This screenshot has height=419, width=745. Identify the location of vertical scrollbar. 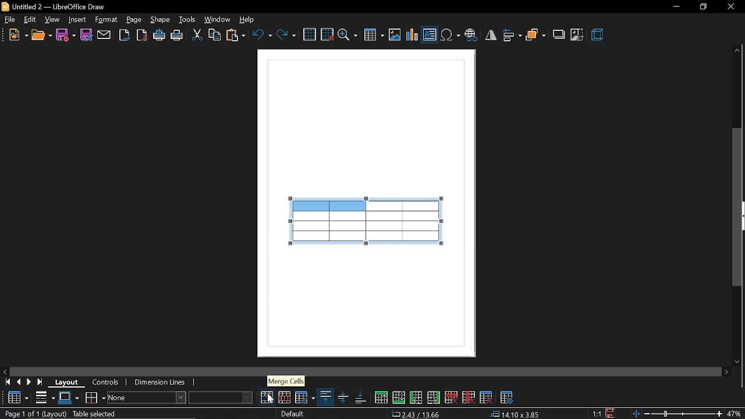
(737, 207).